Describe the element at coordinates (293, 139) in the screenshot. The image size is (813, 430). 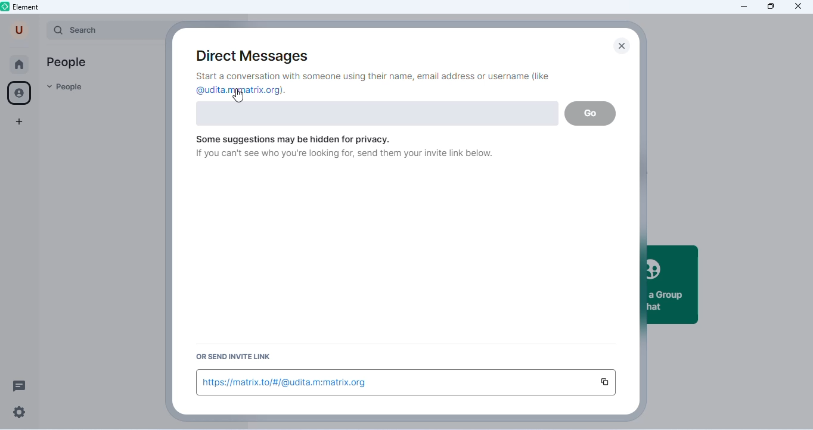
I see `some suggestions may be hidden for privacy.` at that location.